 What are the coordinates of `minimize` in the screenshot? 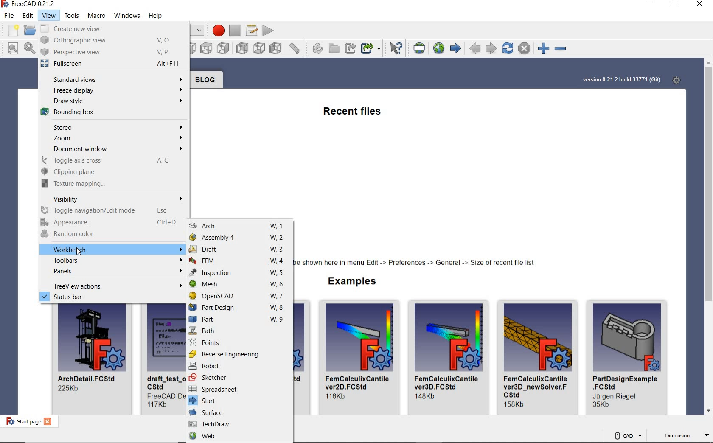 It's located at (649, 4).